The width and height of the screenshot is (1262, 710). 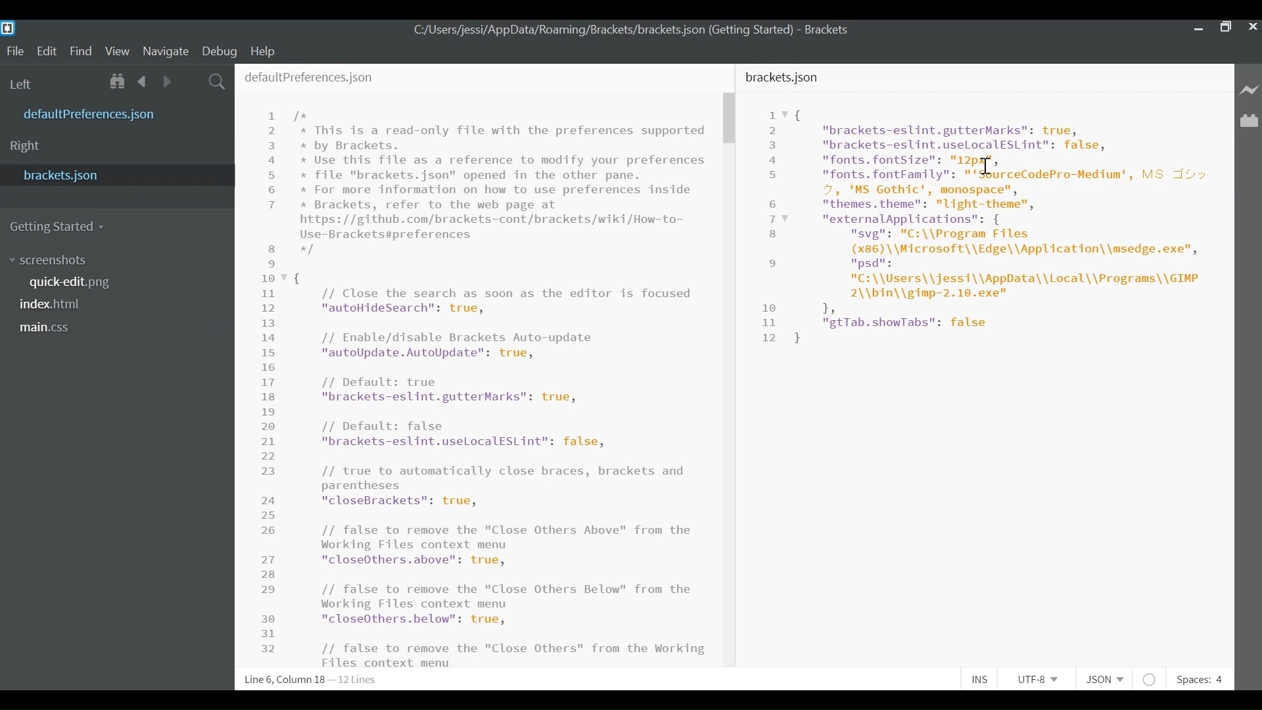 I want to click on This is a read-only file with the preferences supported
by Brackets.
Use this file as a reference to modify your preferences
file "brackets.json" opened in the other pane.
For more information on how to use preferences inside
Brackets, refer to the web page at
tps: //github.com/brackets-cont/brackets/wiki/How-to-
.e-Brackets#preferences
// Close the search as soon as the editor is focused
"autoHideSearch": true,
// Enable/disable Brackets Auto-update
"autoUpdate.AutoUpdate": true,
// Default: true
"brackets-eslint.gutterMarks": true,
// Default: false
"brackets-eslint.uselLocalESLint": false,
// true to automatically close braces, brackets and
parentheses
"closeBrackets": true,
// false to remove the "Close Others Above" from the
Working Files context menu
"closeOthers.above": true,
// false to remove the "Close Others Below" from the
Working Files context menu
"closeOthers.below": true,
// false to remove the "Close Others" from the Working
Files context menu, so click(x=503, y=388).